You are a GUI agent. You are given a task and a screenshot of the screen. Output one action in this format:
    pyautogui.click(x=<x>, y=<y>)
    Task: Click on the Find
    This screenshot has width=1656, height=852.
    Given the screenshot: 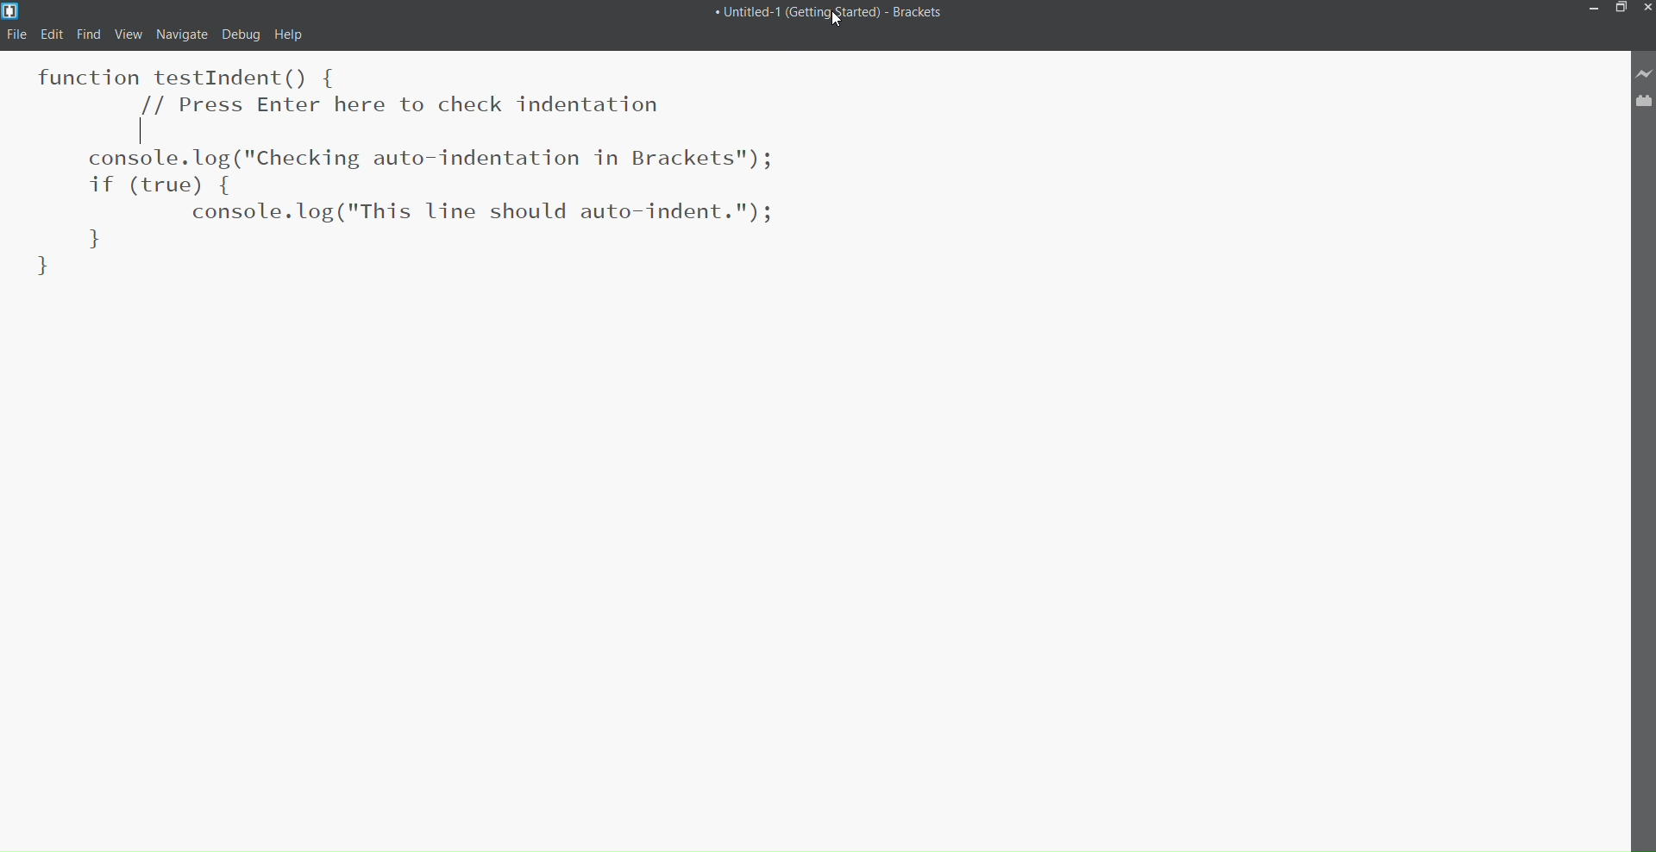 What is the action you would take?
    pyautogui.click(x=85, y=34)
    